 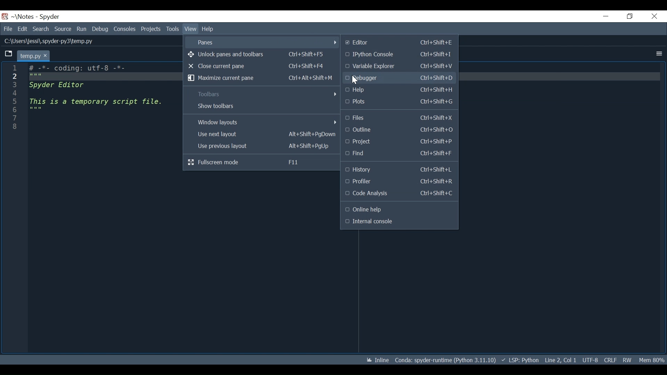 I want to click on Outline , so click(x=398, y=130).